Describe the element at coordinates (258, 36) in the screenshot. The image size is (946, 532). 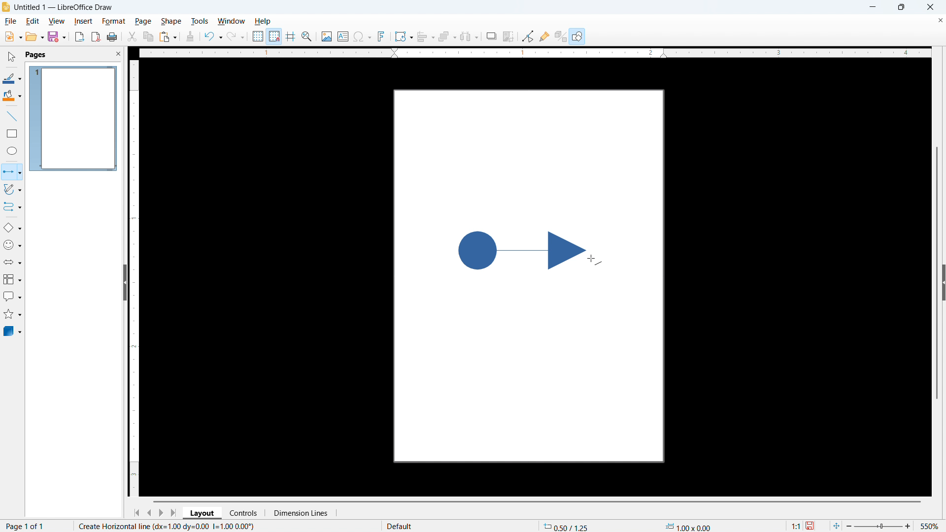
I see `Use grid ` at that location.